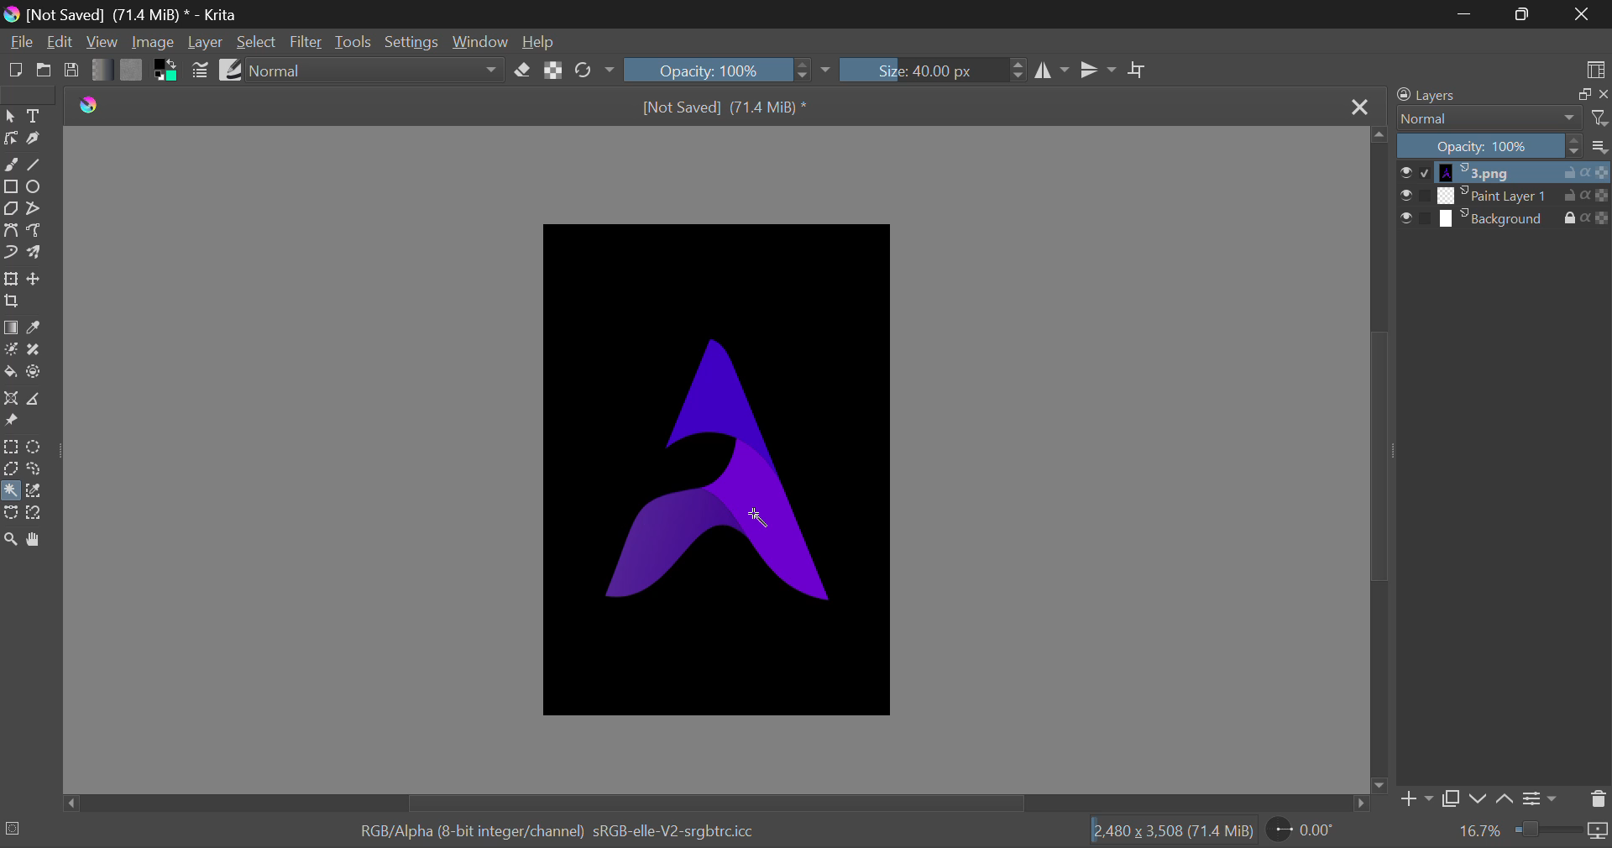  Describe the element at coordinates (39, 208) in the screenshot. I see `Polyline` at that location.